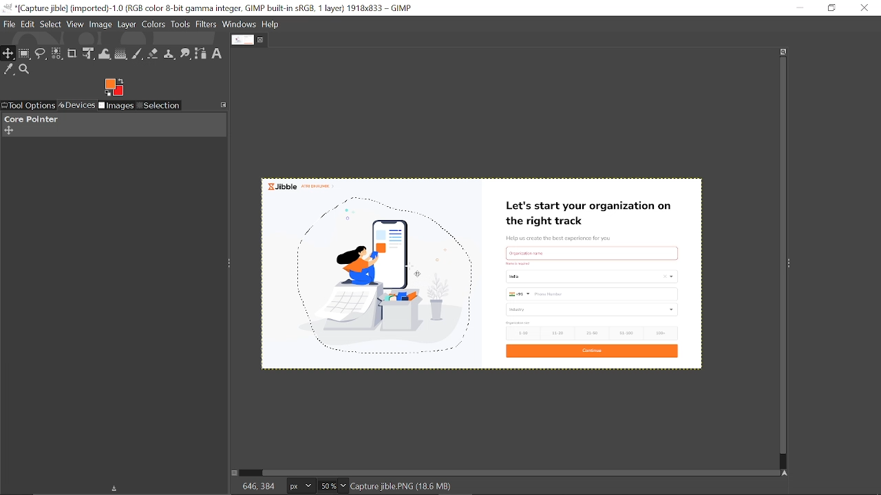 The image size is (881, 495). I want to click on Wrap text tool, so click(105, 54).